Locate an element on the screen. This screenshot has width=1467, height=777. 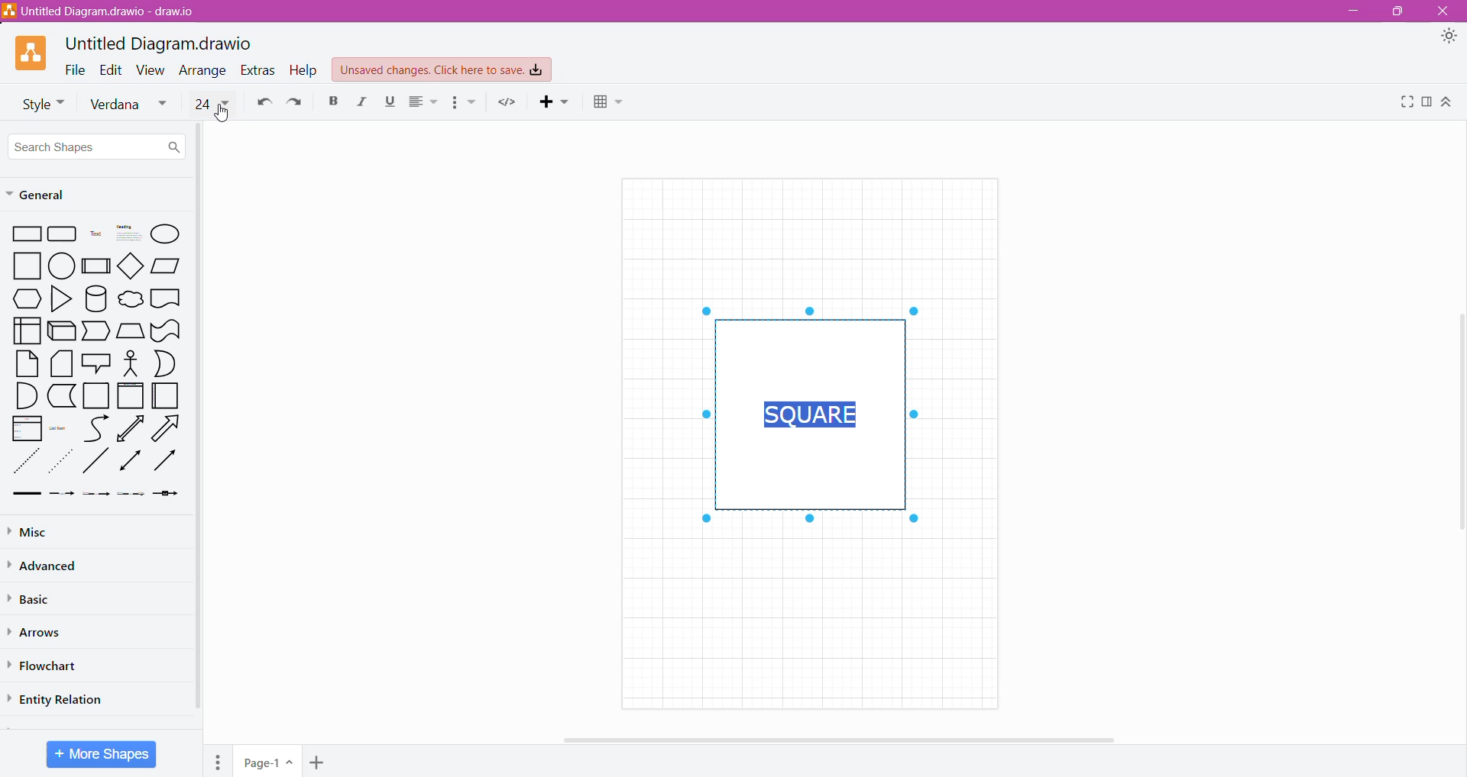
Extras is located at coordinates (257, 70).